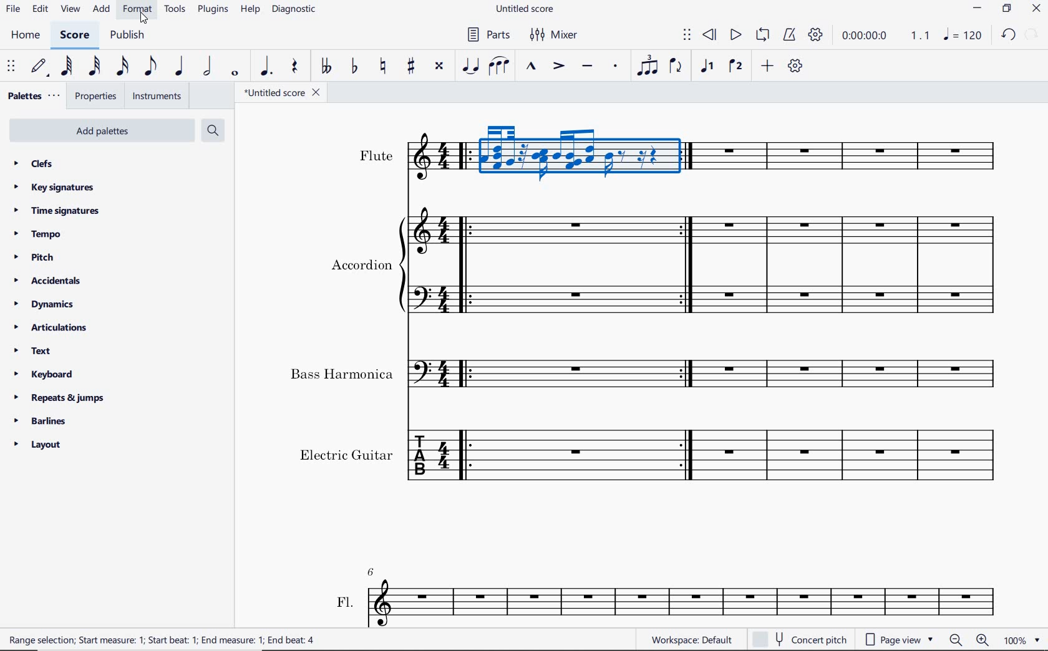 The width and height of the screenshot is (1048, 651). What do you see at coordinates (38, 445) in the screenshot?
I see `layout` at bounding box center [38, 445].